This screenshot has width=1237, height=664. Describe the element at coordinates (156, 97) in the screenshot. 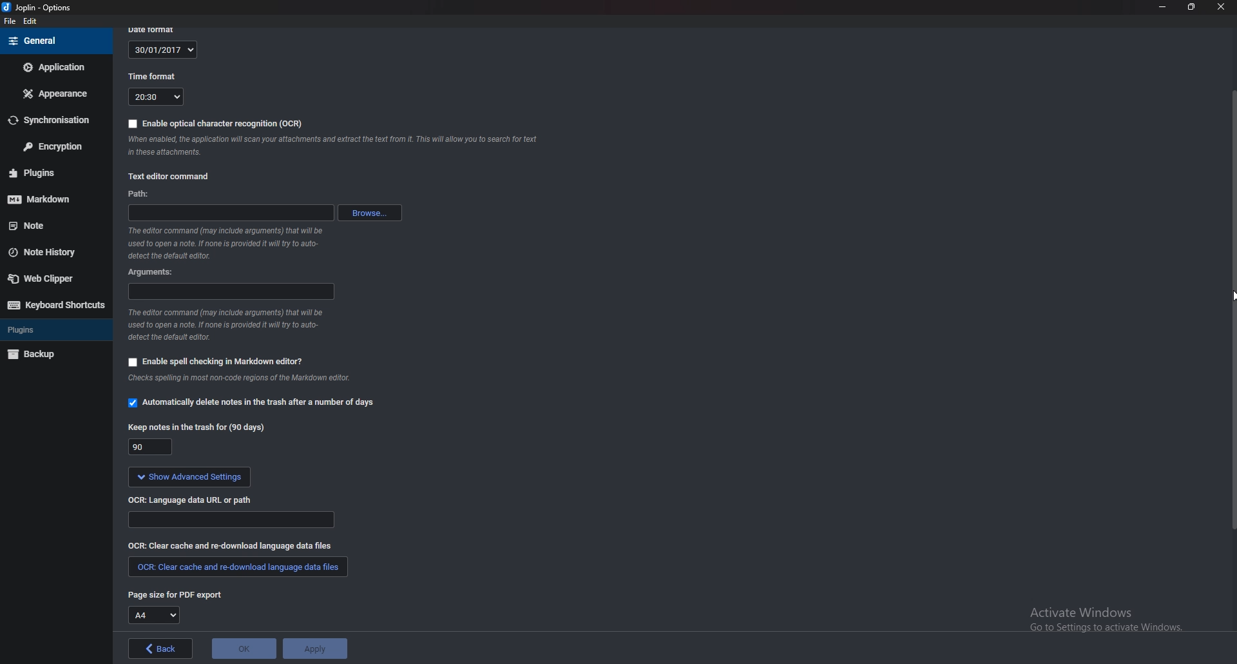

I see `20:30` at that location.